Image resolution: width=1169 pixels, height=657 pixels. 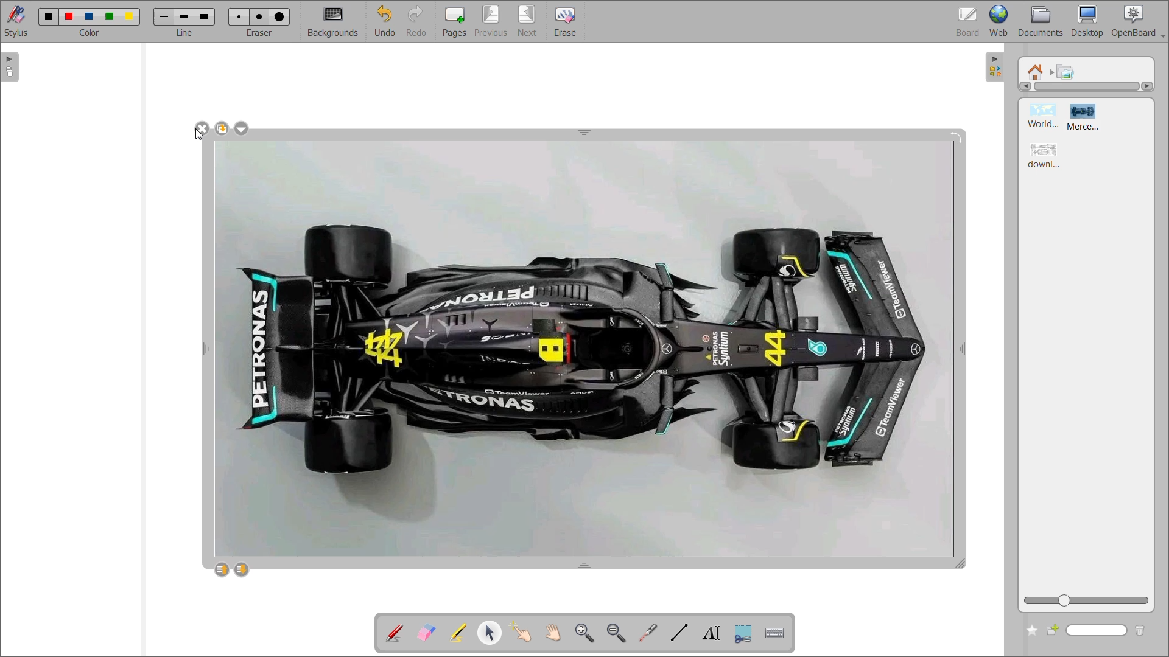 I want to click on pages, so click(x=454, y=23).